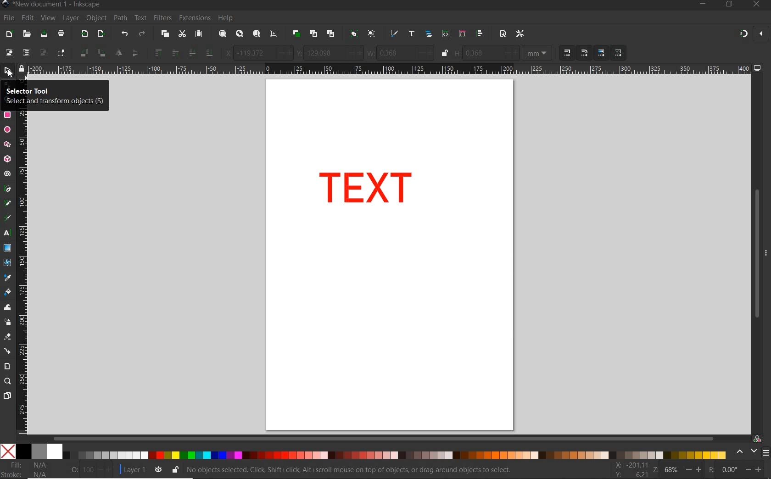 This screenshot has width=771, height=479. What do you see at coordinates (754, 253) in the screenshot?
I see `SCROLLBAR` at bounding box center [754, 253].